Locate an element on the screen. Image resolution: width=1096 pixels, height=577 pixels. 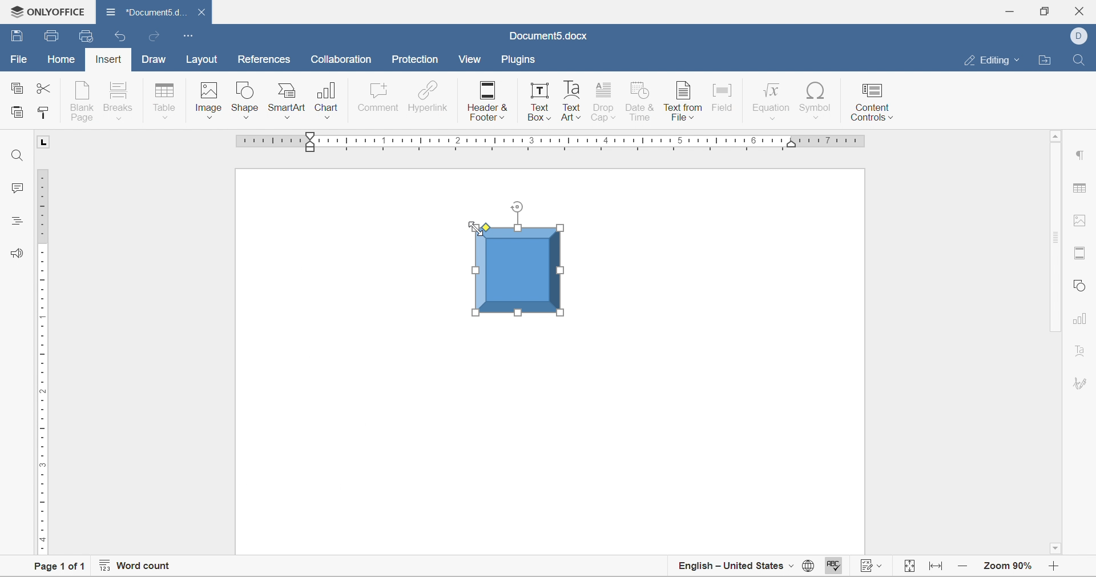
ruler is located at coordinates (547, 144).